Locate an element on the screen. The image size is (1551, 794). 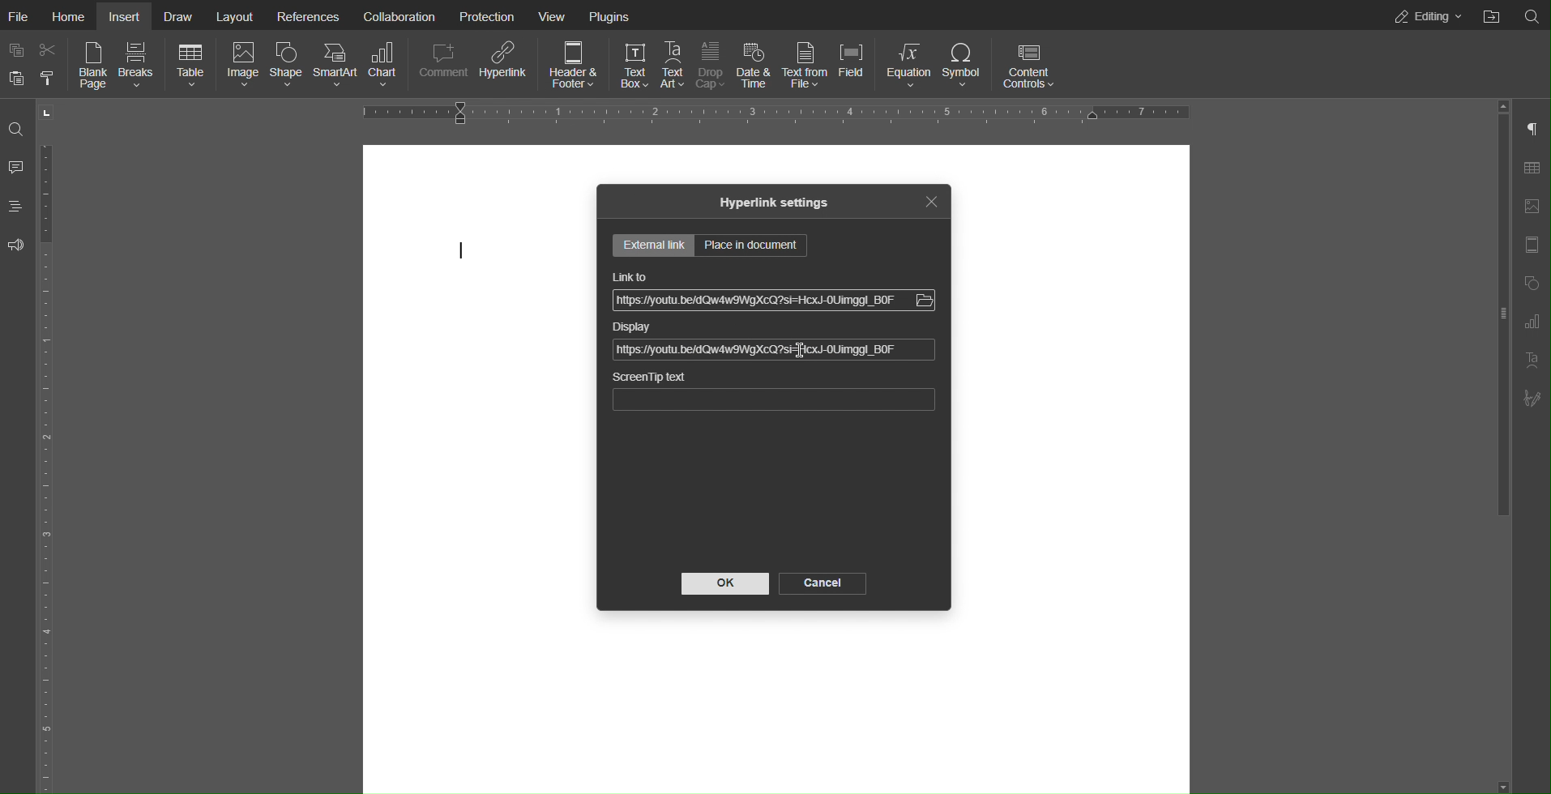
Editing is located at coordinates (1426, 16).